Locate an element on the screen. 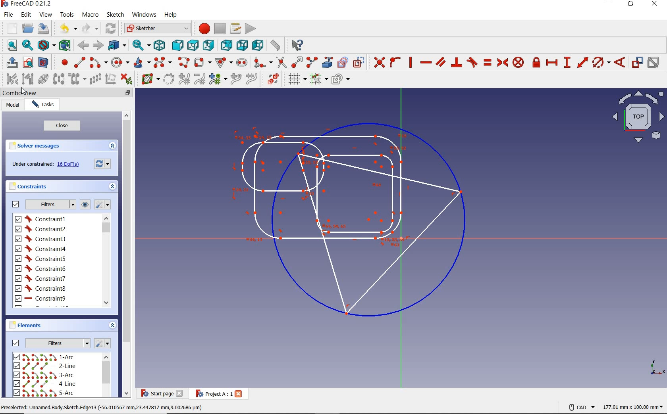  constraint1 is located at coordinates (41, 228).